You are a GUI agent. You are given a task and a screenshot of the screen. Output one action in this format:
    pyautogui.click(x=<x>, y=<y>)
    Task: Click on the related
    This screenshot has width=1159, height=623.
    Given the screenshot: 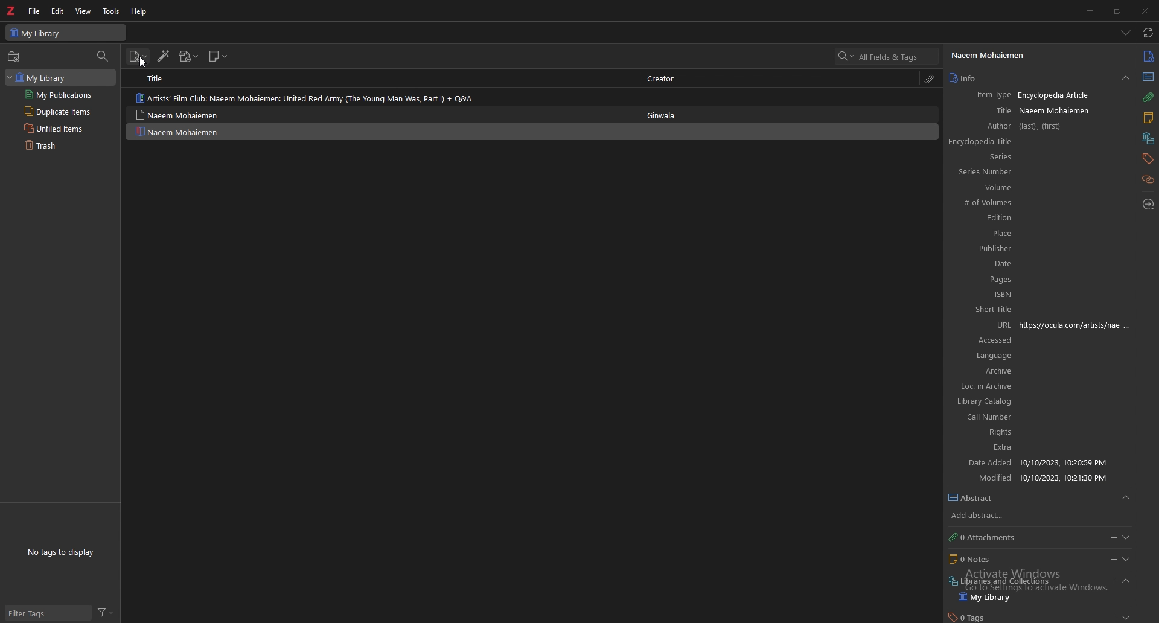 What is the action you would take?
    pyautogui.click(x=1149, y=179)
    